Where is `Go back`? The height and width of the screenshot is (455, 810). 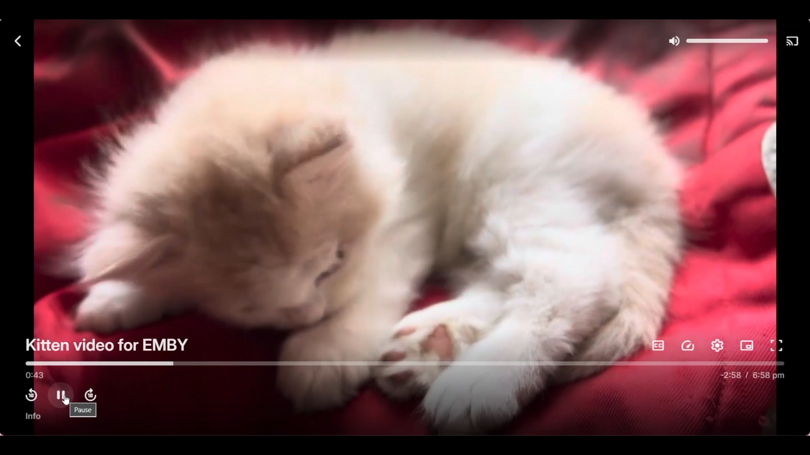
Go back is located at coordinates (17, 41).